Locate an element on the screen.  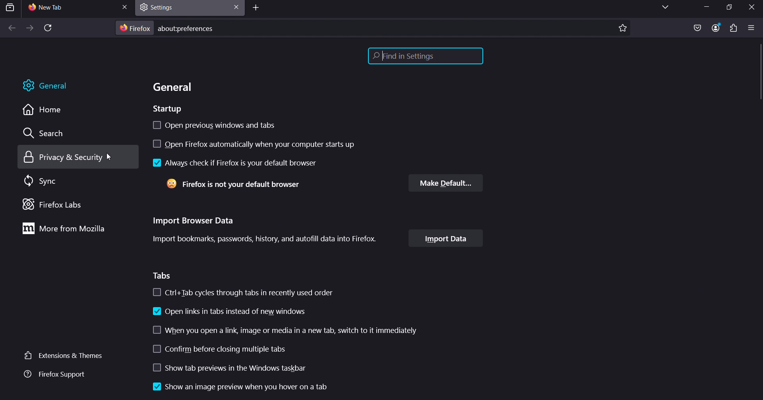
when you open a link image or media switch to new tab immediately is located at coordinates (287, 330).